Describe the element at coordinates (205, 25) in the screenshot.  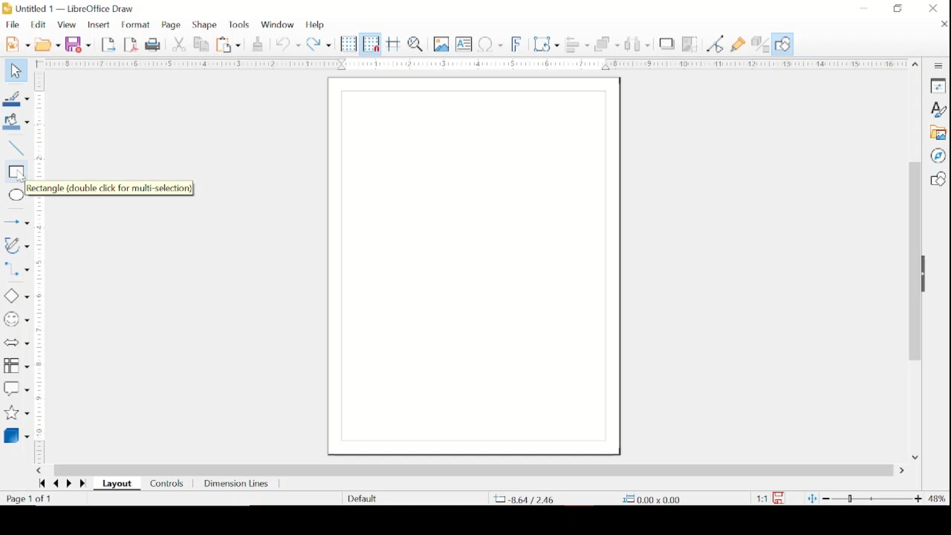
I see `shape` at that location.